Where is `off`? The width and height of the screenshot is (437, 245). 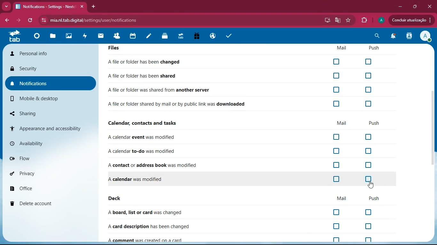 off is located at coordinates (337, 137).